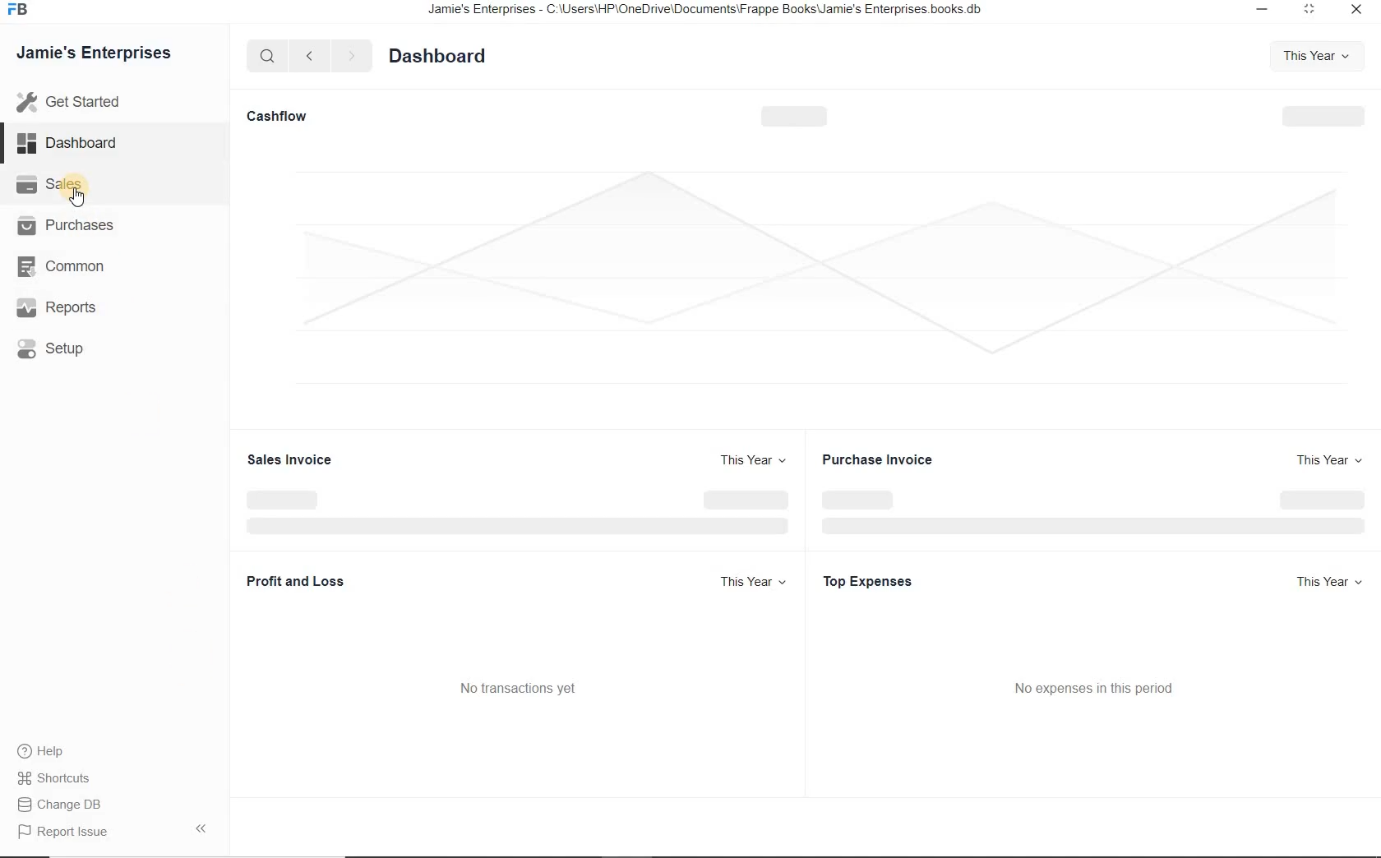 This screenshot has height=858, width=1381. I want to click on Cashflow, so click(273, 117).